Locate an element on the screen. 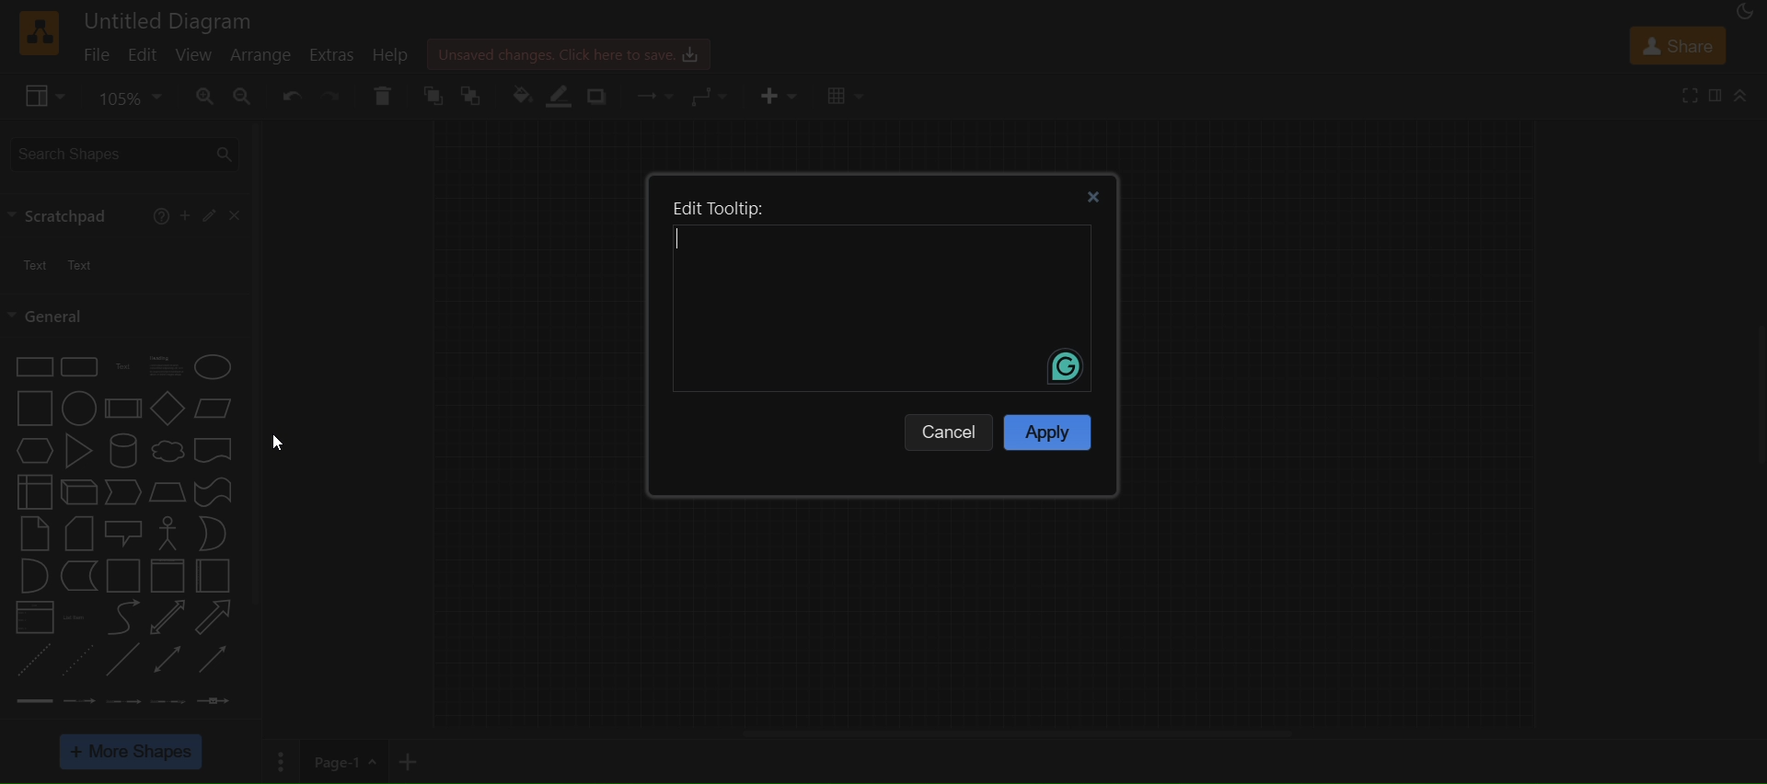 This screenshot has width=1767, height=784. arrow is located at coordinates (214, 617).